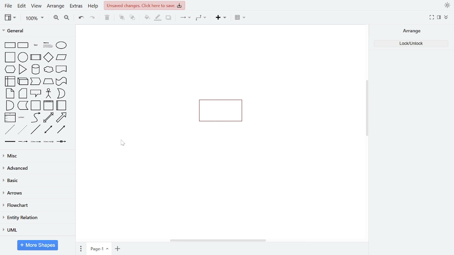  Describe the element at coordinates (23, 69) in the screenshot. I see `triangle` at that location.